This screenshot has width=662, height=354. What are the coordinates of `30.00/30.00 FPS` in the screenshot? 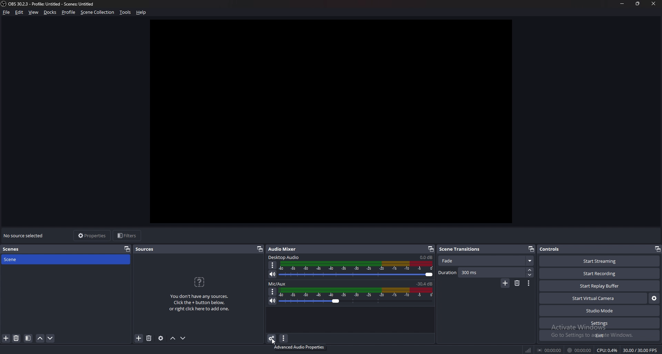 It's located at (640, 350).